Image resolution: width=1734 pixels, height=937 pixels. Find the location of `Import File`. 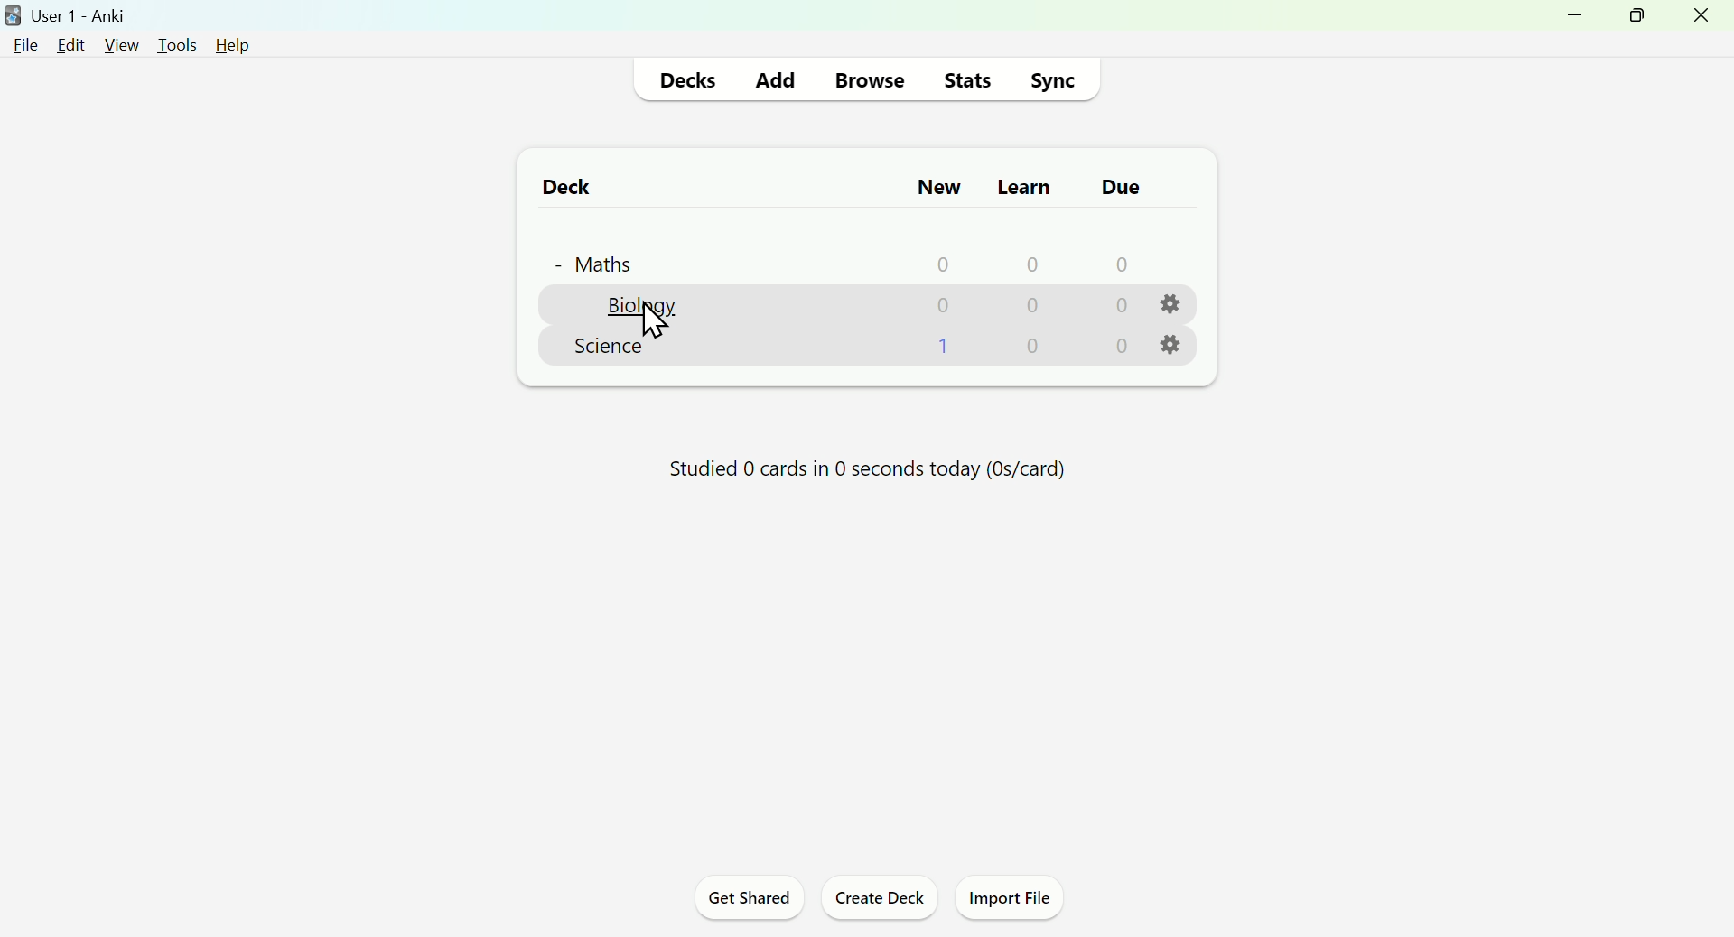

Import File is located at coordinates (1008, 900).